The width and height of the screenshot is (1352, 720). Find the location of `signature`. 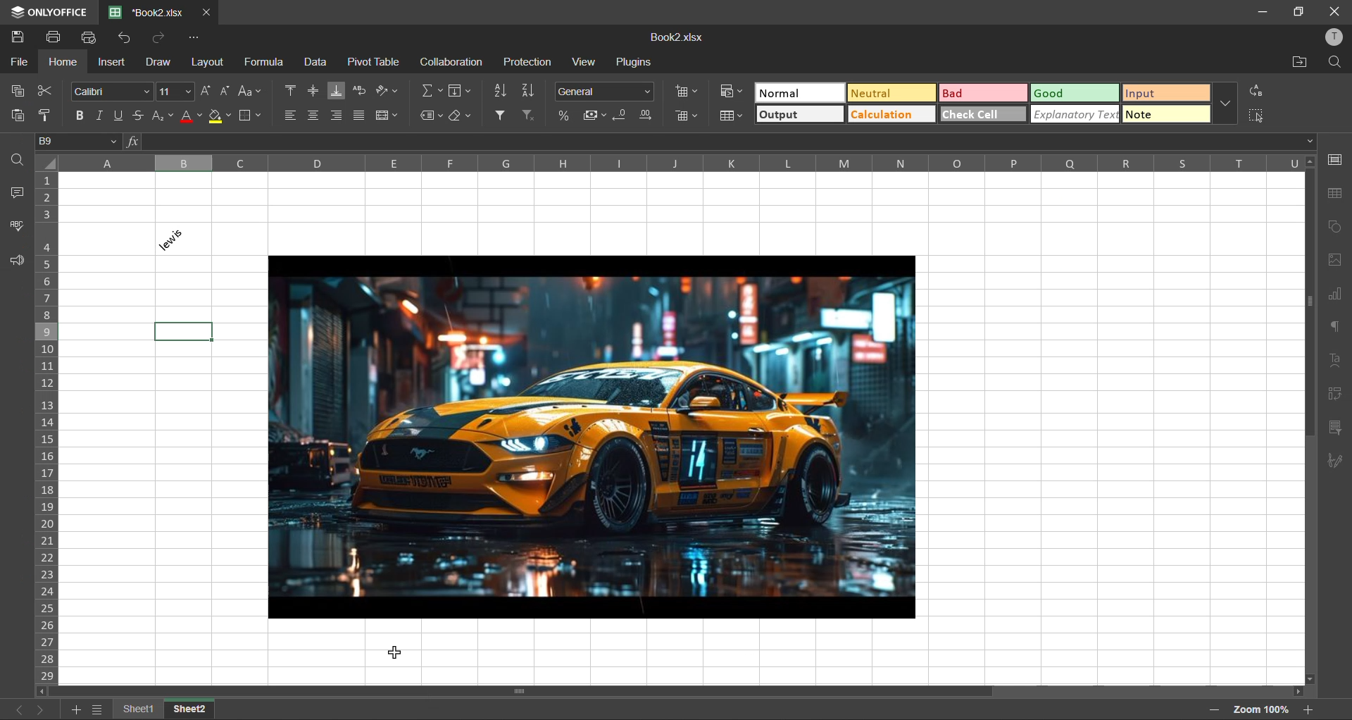

signature is located at coordinates (1338, 461).